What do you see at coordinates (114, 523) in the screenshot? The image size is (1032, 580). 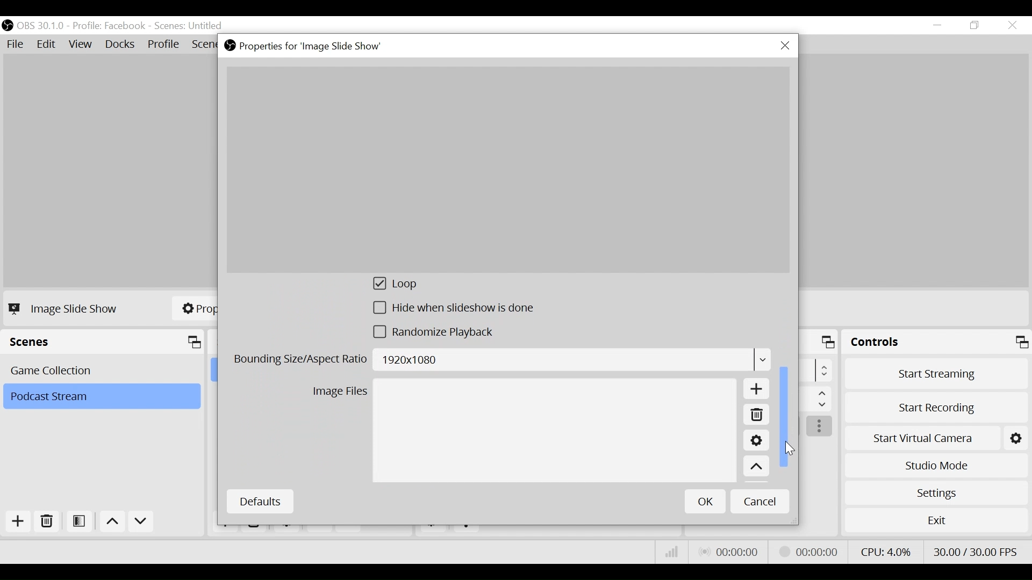 I see `Move up` at bounding box center [114, 523].